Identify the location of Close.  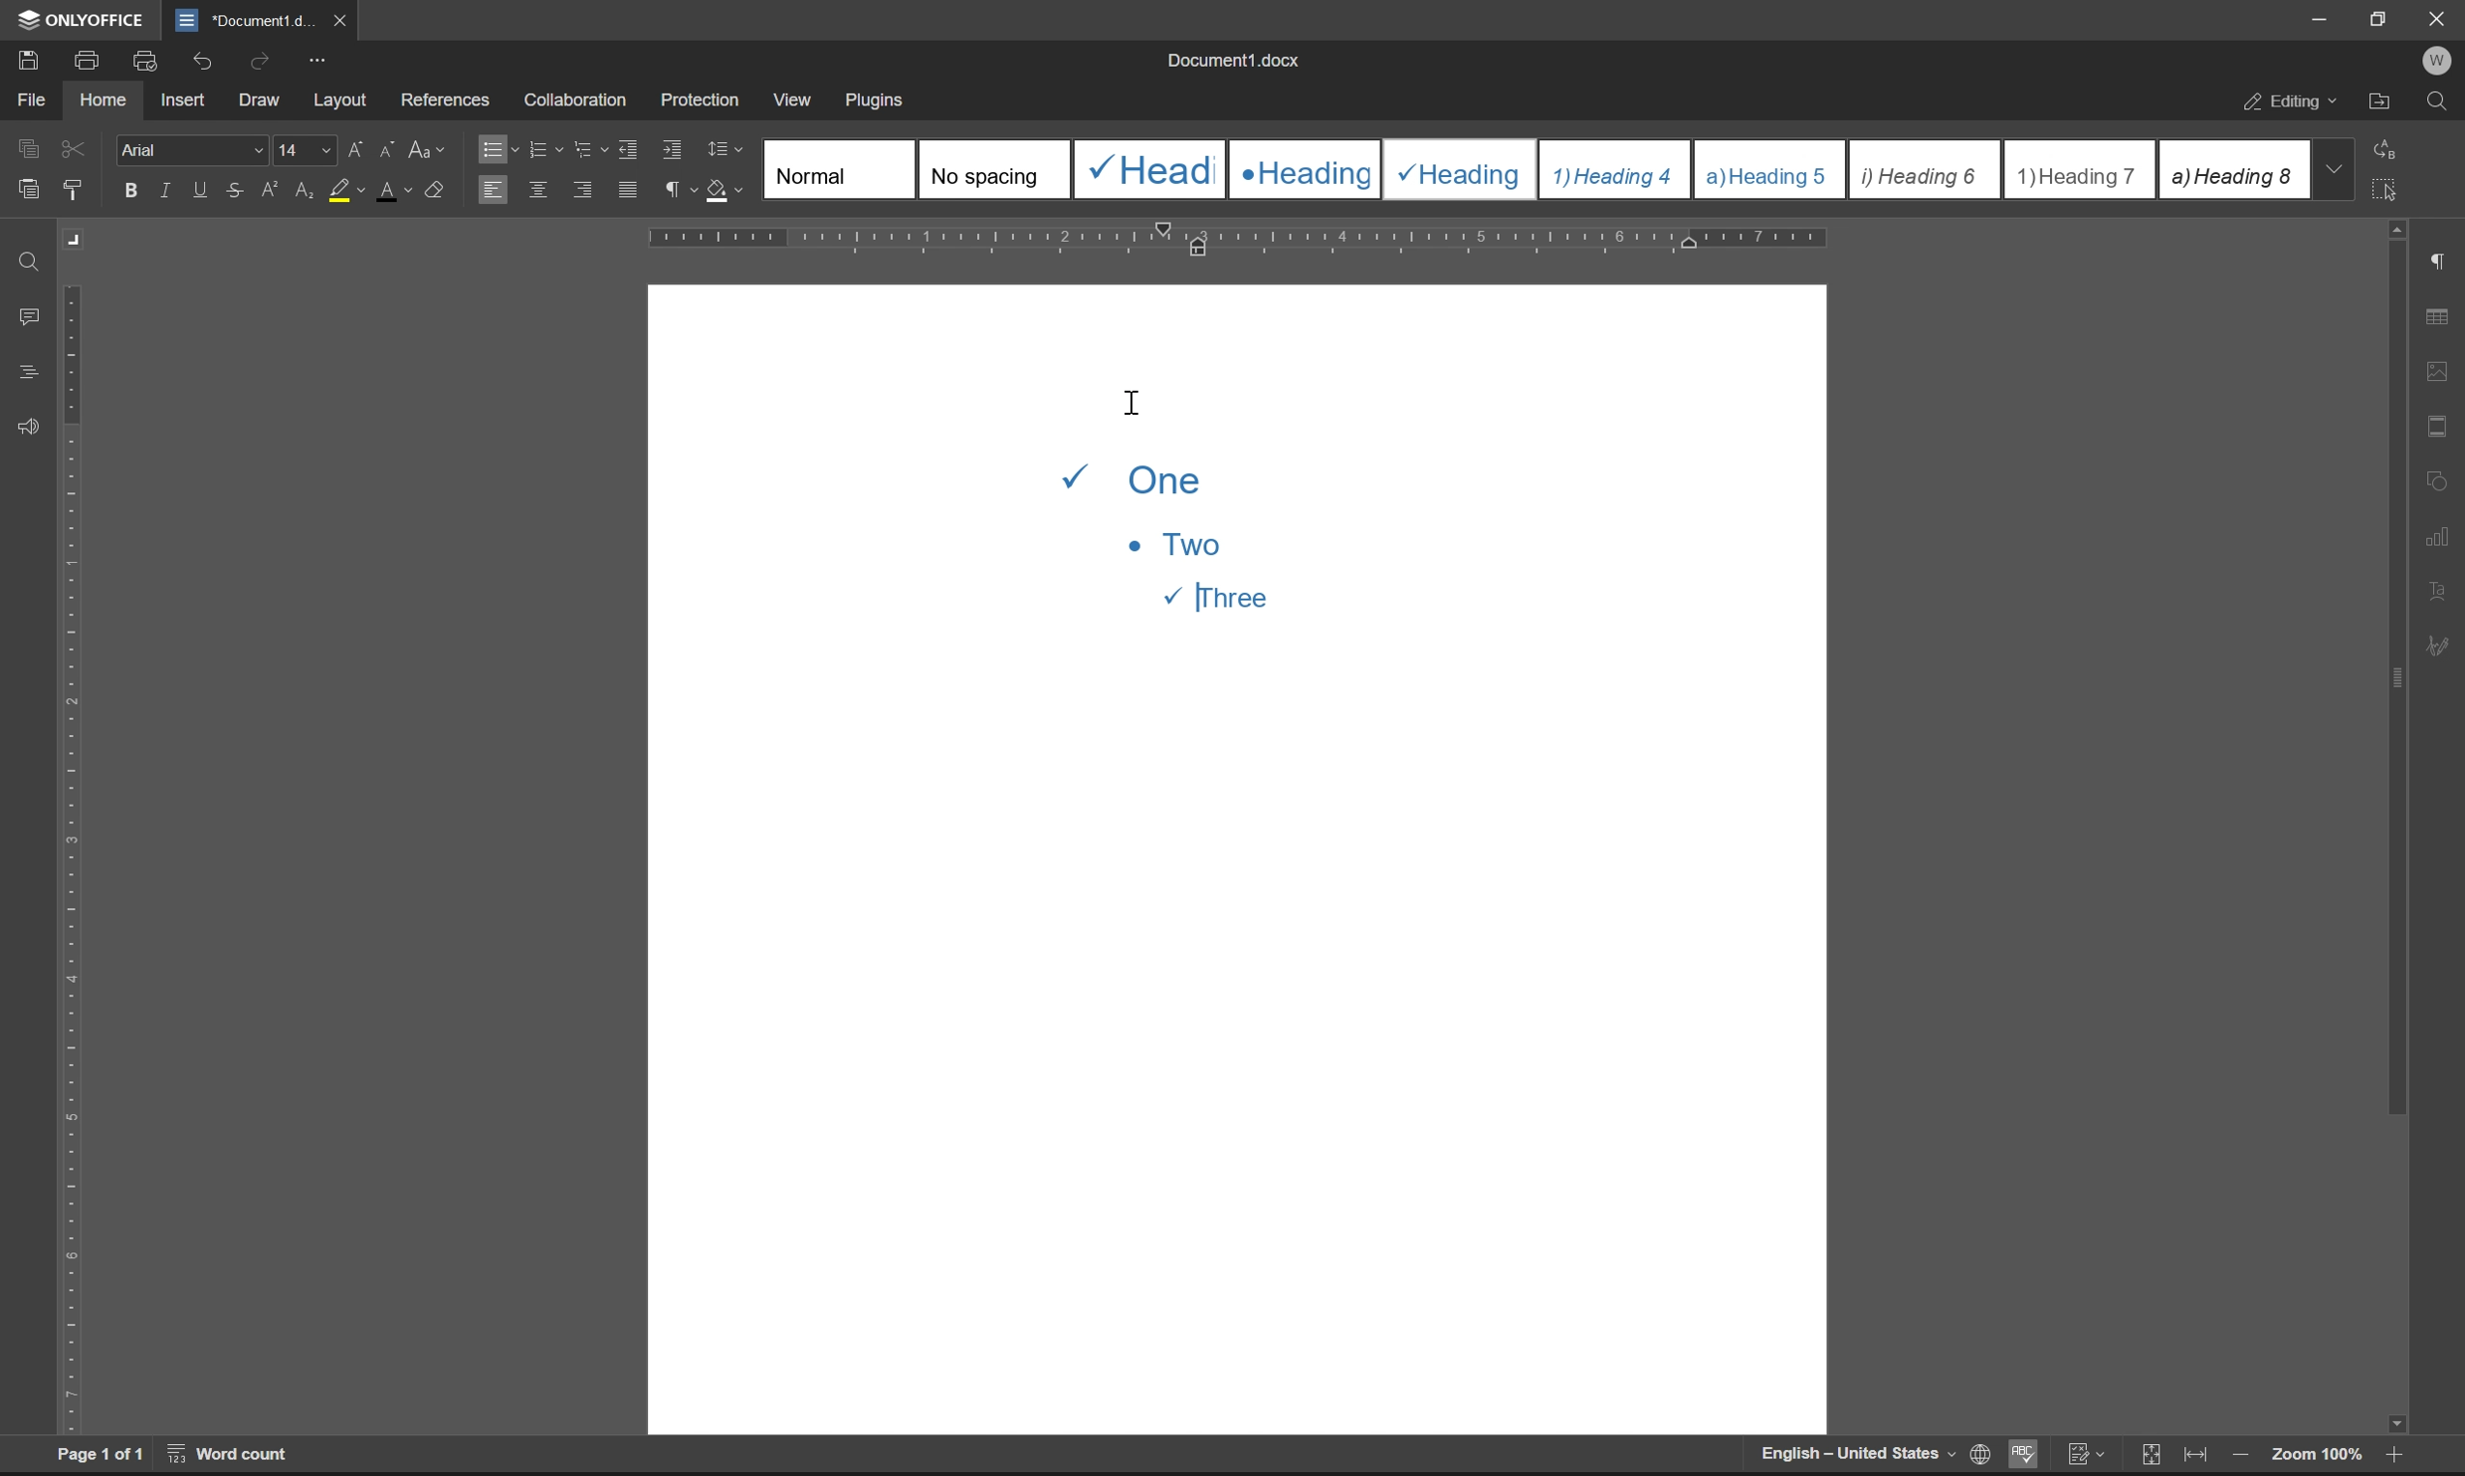
(2439, 19).